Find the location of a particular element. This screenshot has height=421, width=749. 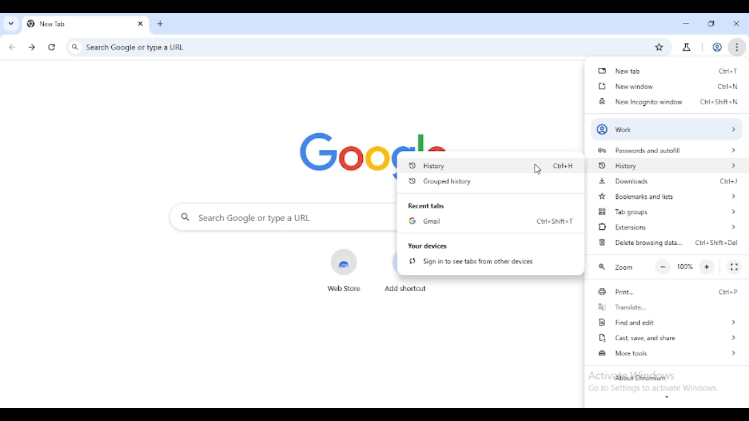

search labs is located at coordinates (686, 48).